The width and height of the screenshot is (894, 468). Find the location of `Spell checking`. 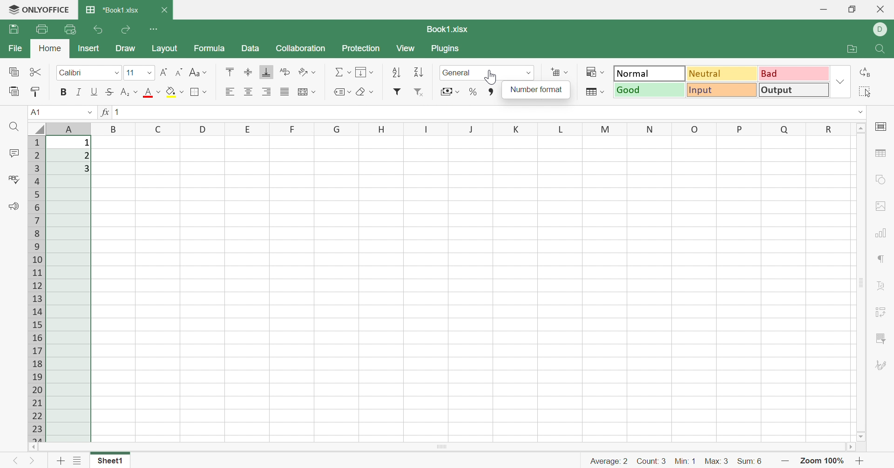

Spell checking is located at coordinates (14, 178).